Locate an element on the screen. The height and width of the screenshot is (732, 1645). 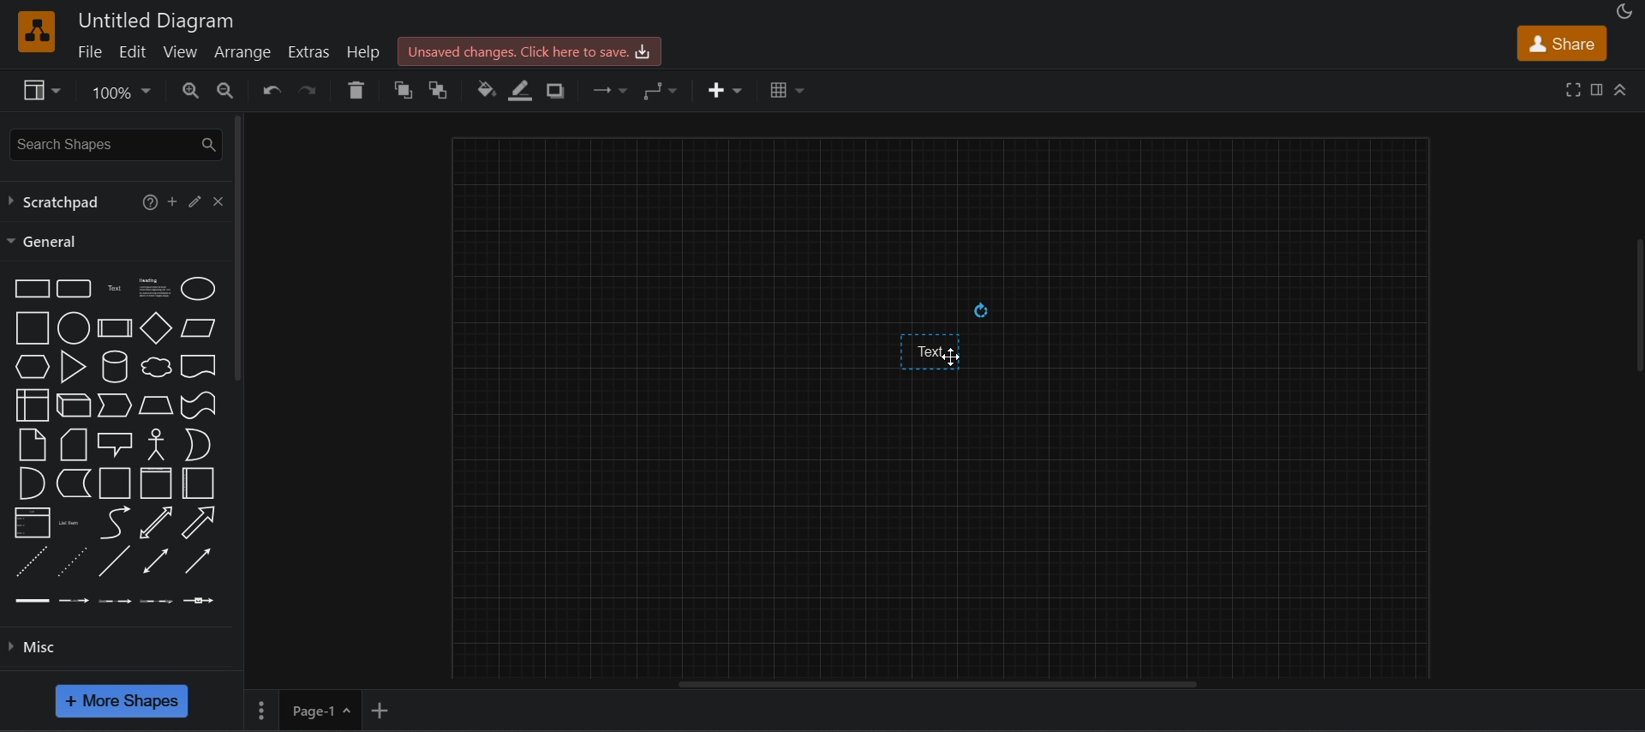
Data storage is located at coordinates (74, 483).